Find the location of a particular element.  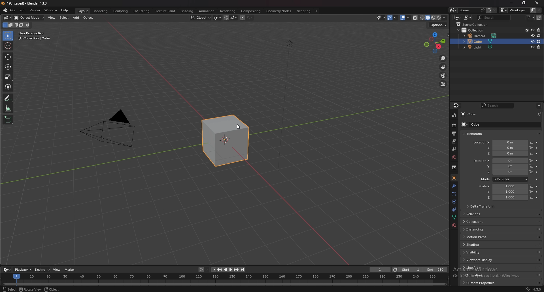

cube is located at coordinates (492, 125).